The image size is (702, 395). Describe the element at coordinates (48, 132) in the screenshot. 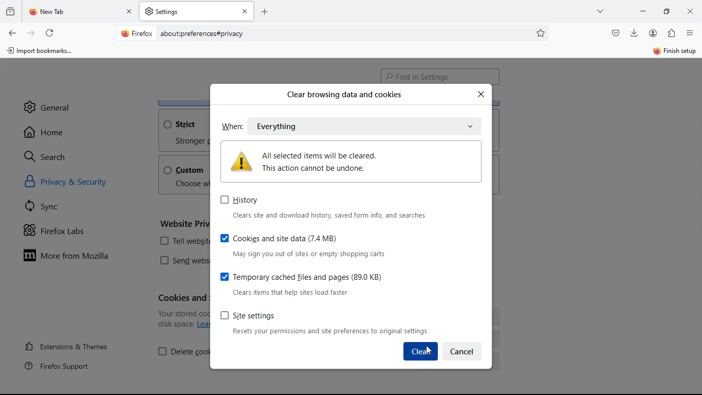

I see `home` at that location.